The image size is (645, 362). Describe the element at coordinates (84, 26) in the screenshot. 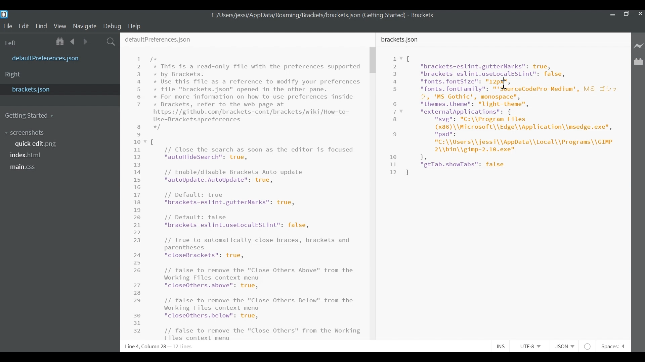

I see `Navigate` at that location.